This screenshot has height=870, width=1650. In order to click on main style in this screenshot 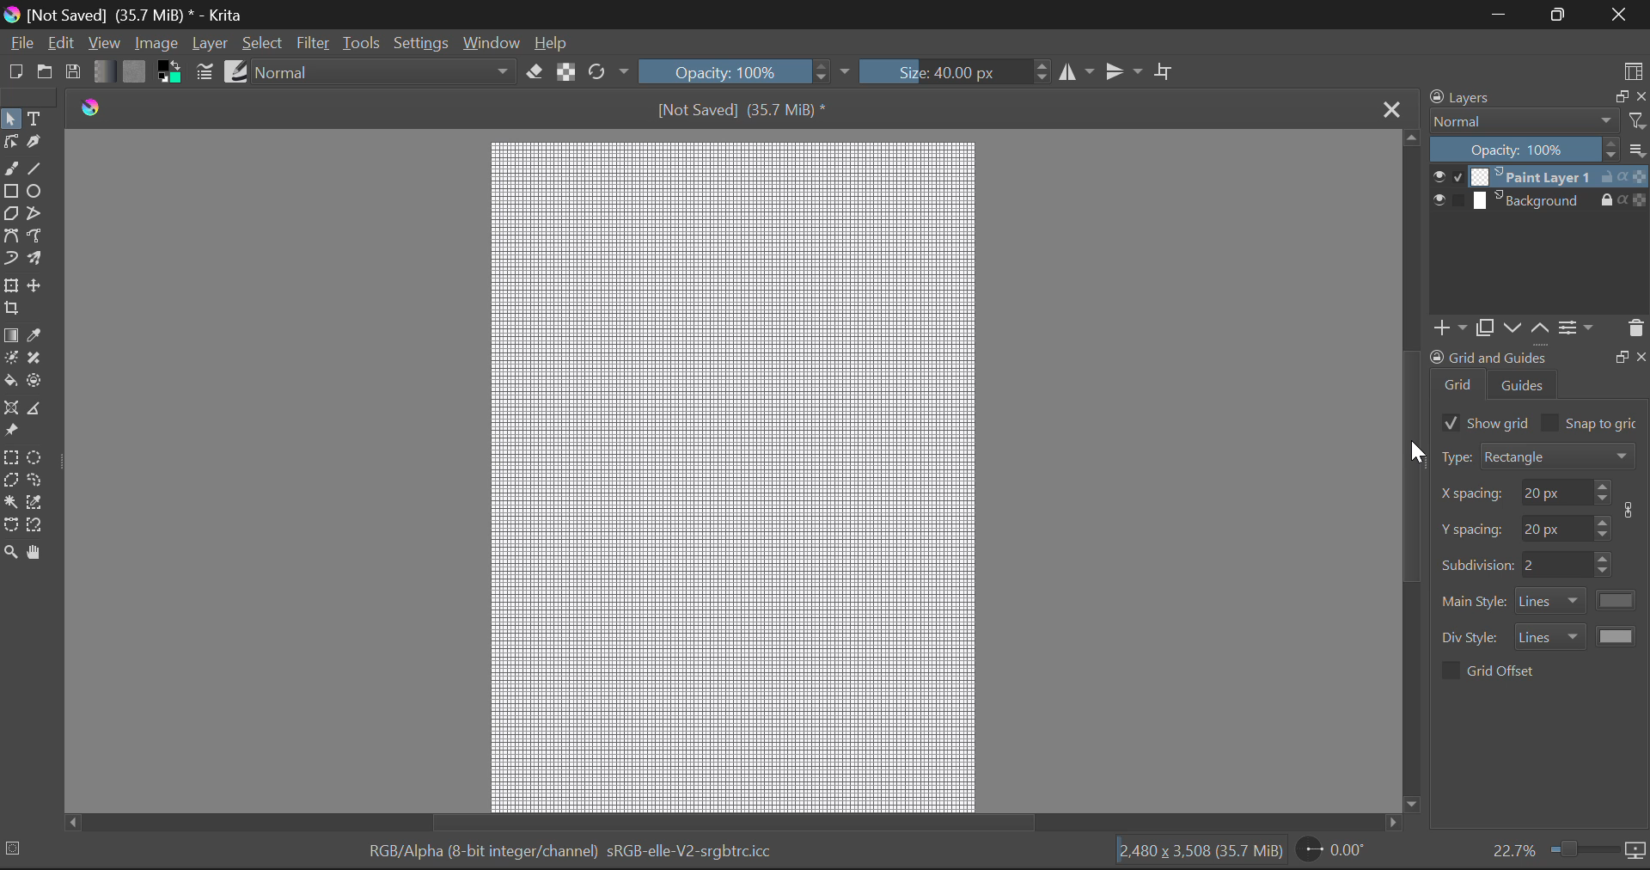, I will do `click(1475, 602)`.